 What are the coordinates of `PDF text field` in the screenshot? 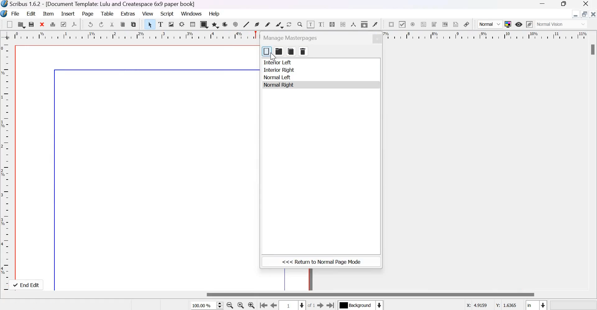 It's located at (423, 24).